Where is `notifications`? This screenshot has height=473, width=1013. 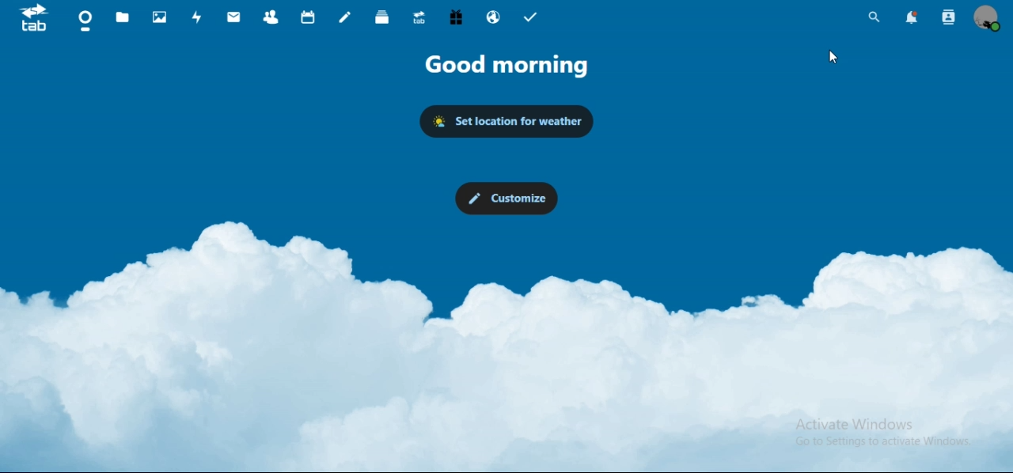
notifications is located at coordinates (909, 17).